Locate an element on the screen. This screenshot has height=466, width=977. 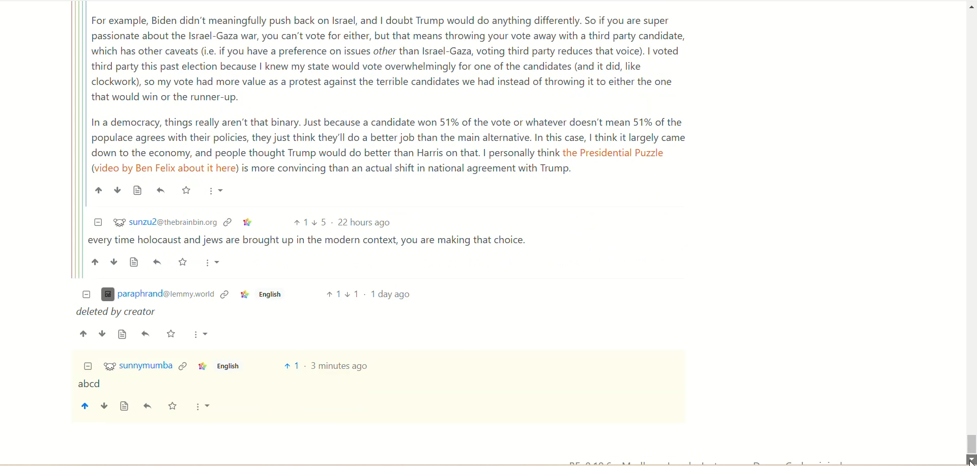
Starred is located at coordinates (172, 333).